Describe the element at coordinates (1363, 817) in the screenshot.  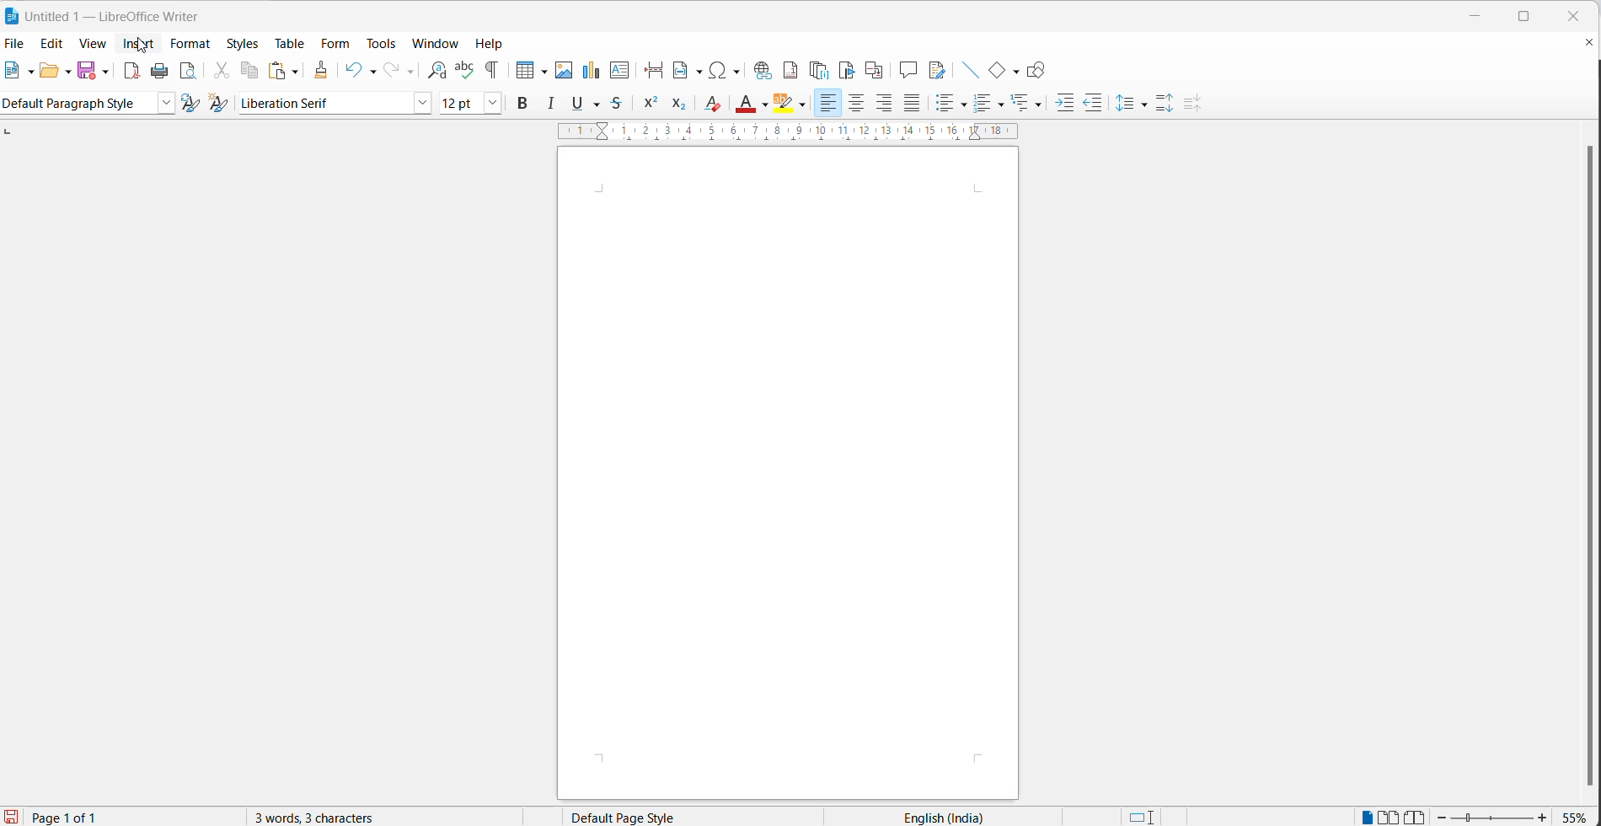
I see `single page view` at that location.